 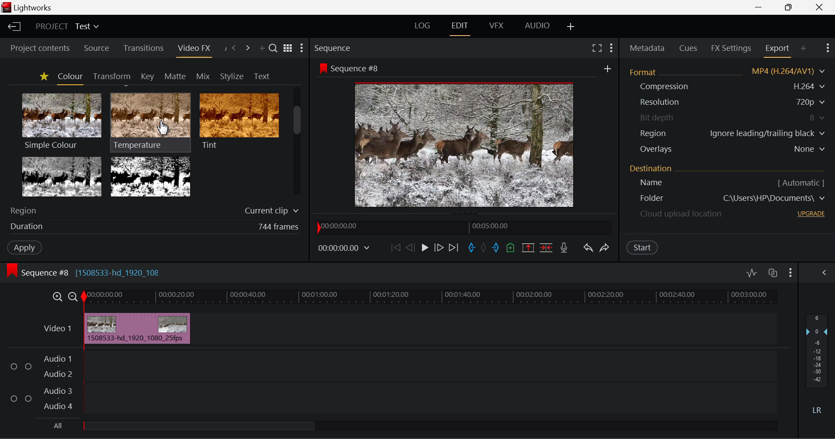 What do you see at coordinates (751, 272) in the screenshot?
I see `Toggle audio levels editing` at bounding box center [751, 272].